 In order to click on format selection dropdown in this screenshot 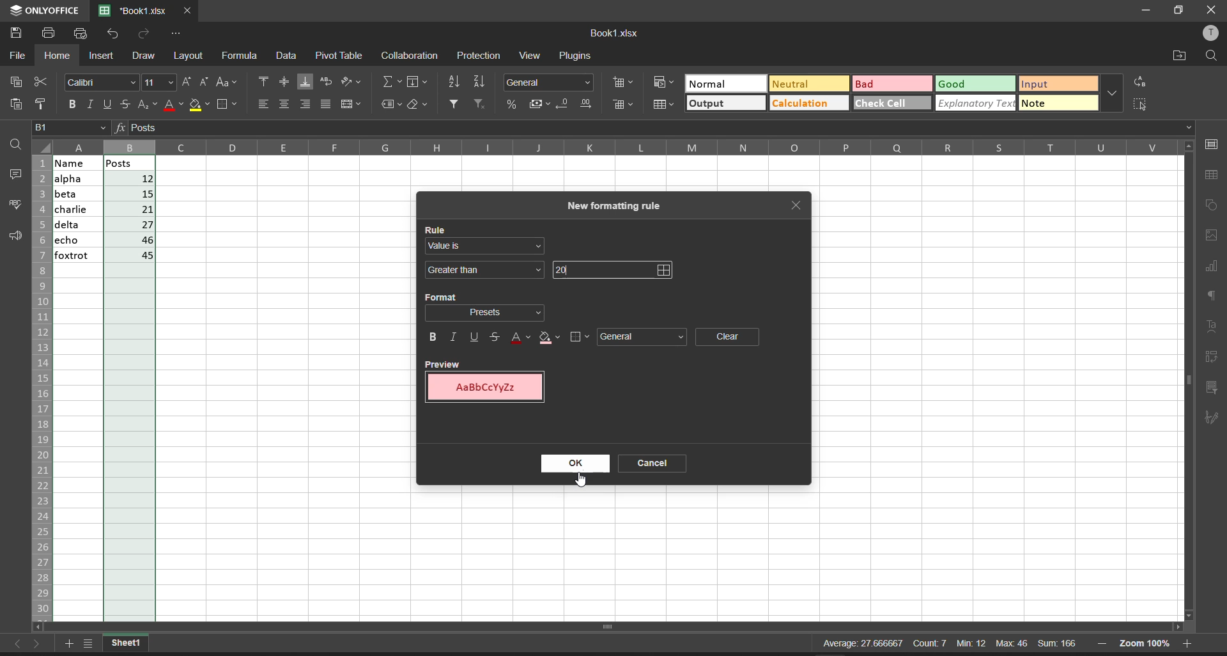, I will do `click(489, 313)`.